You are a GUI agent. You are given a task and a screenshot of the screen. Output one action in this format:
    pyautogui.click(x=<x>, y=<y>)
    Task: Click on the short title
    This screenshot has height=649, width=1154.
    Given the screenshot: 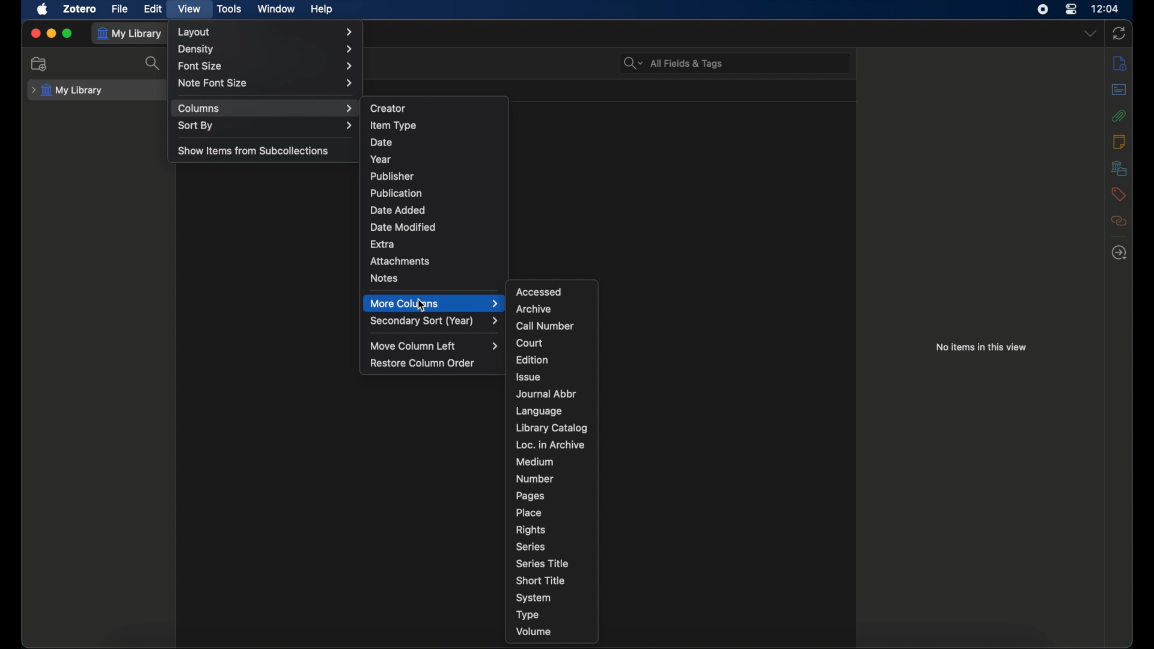 What is the action you would take?
    pyautogui.click(x=540, y=579)
    